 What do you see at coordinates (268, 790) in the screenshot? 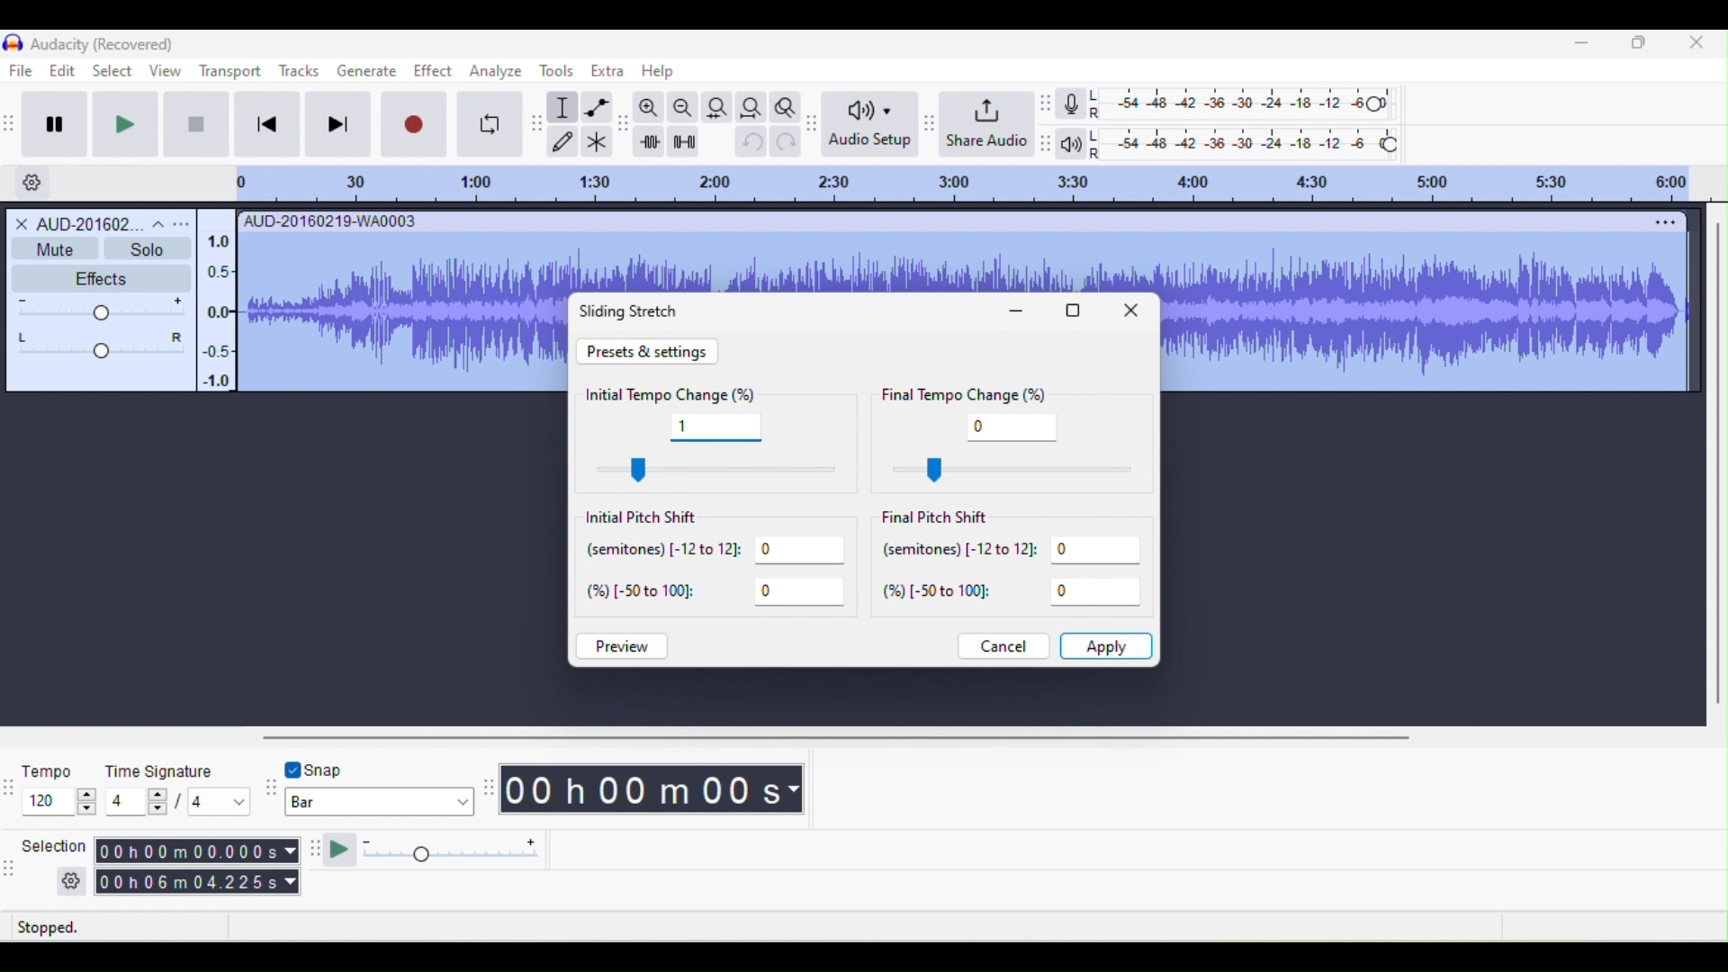
I see `audacity snapping toolbar` at bounding box center [268, 790].